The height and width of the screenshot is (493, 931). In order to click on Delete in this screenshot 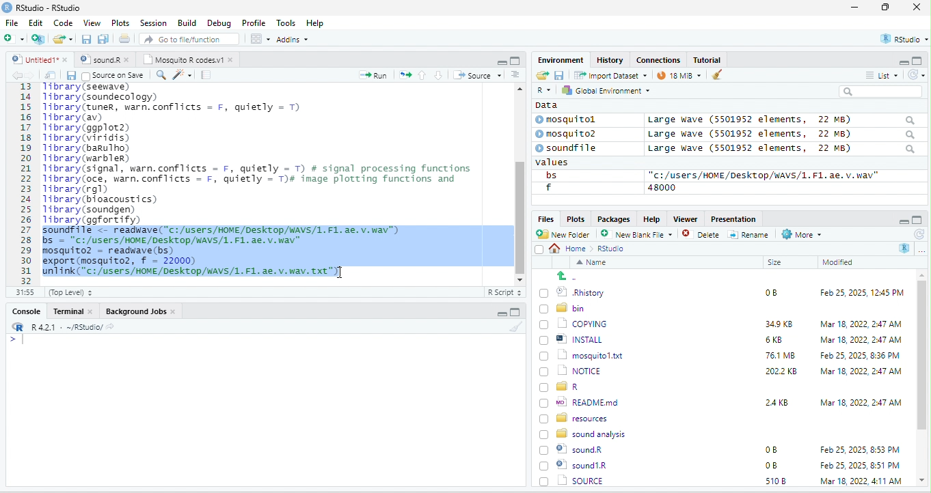, I will do `click(703, 235)`.